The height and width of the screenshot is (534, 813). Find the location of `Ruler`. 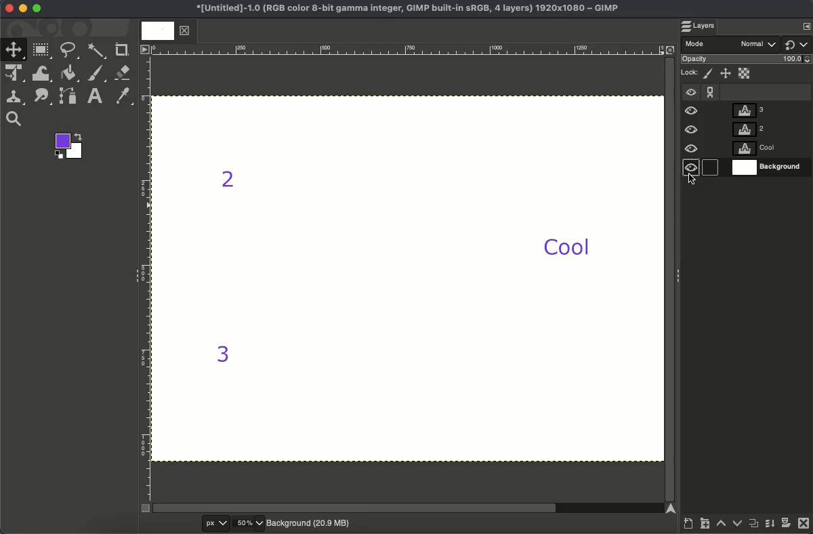

Ruler is located at coordinates (407, 49).